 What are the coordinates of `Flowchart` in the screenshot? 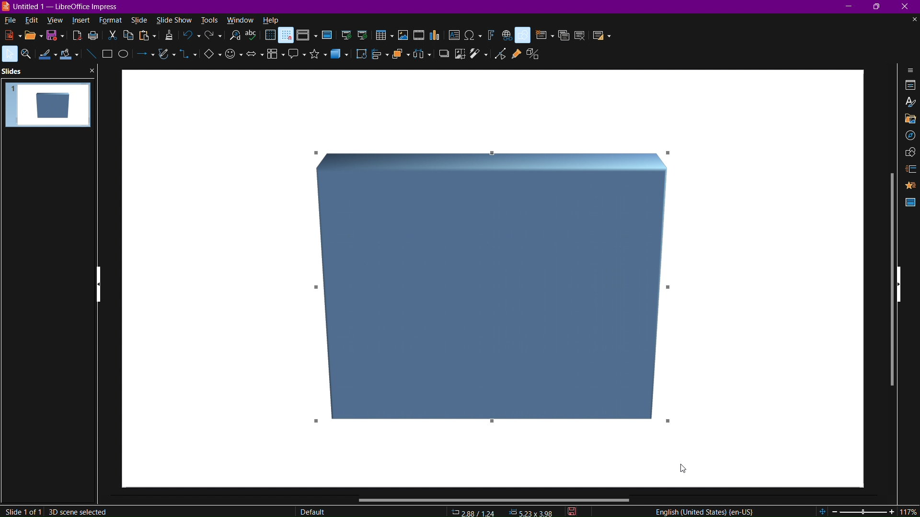 It's located at (273, 57).